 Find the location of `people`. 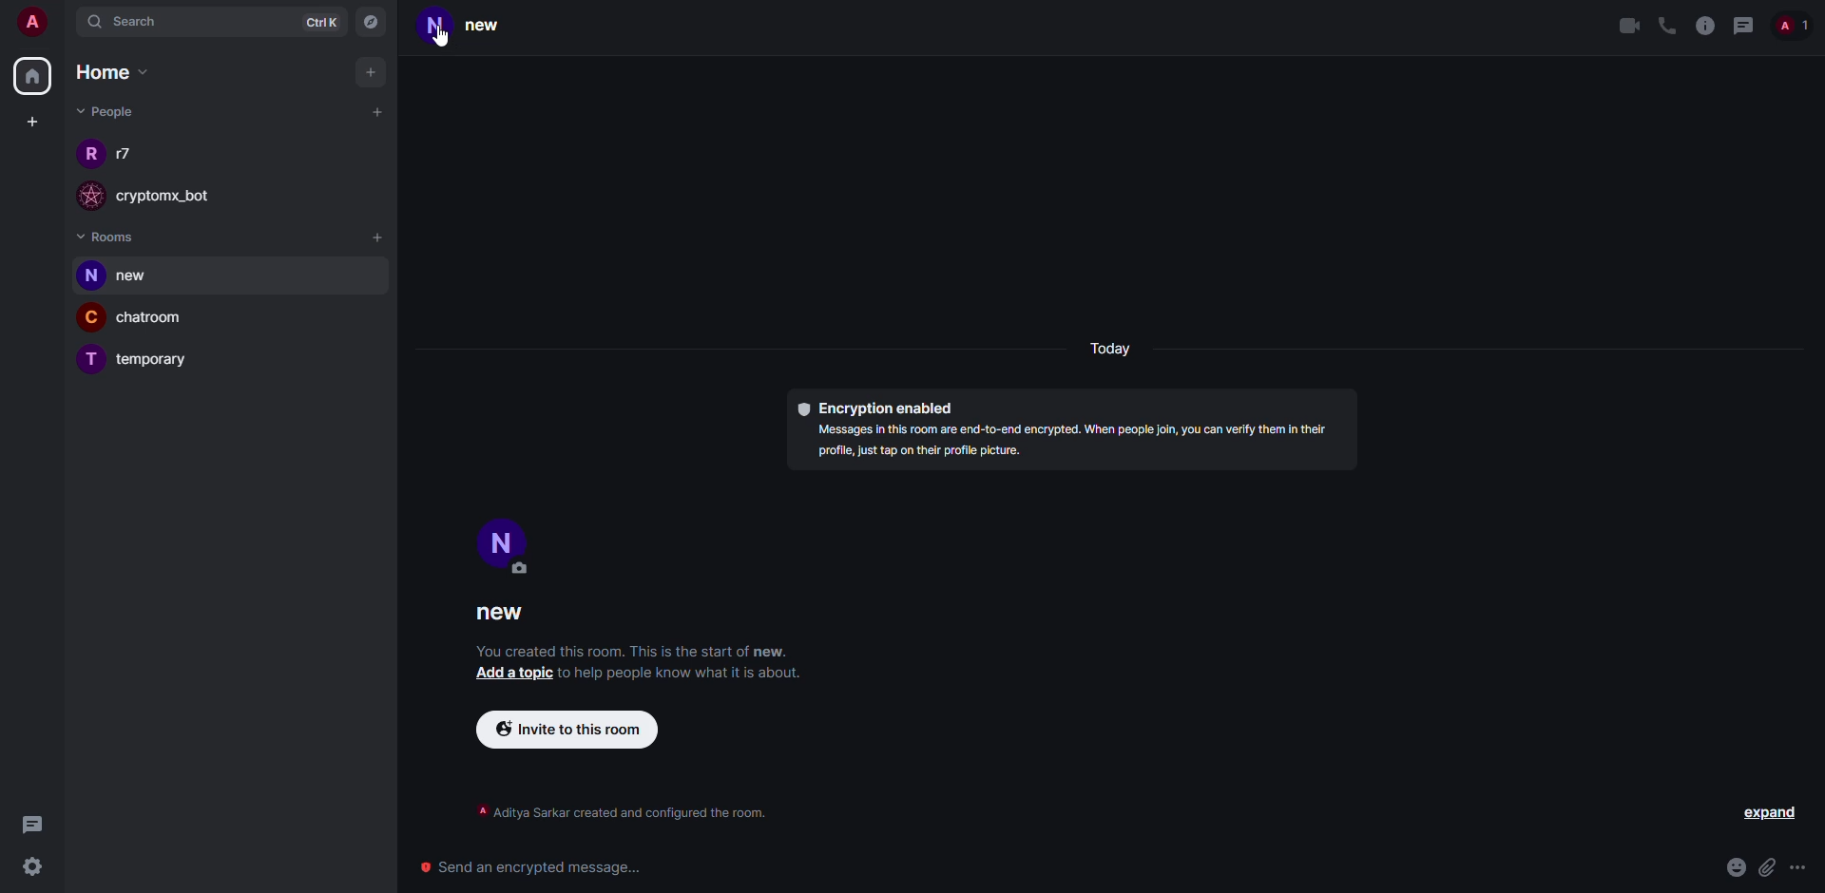

people is located at coordinates (1796, 25).